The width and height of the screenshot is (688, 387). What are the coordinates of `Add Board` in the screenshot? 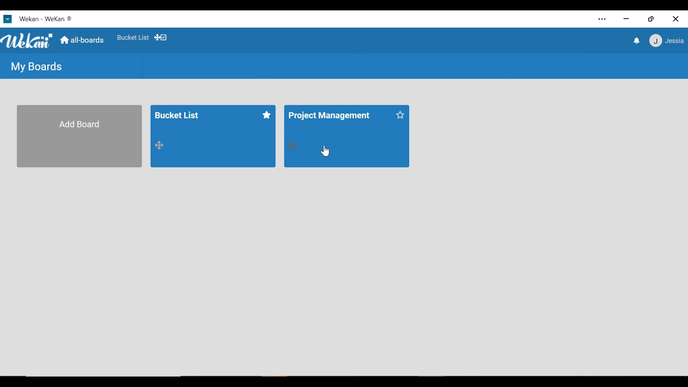 It's located at (80, 136).